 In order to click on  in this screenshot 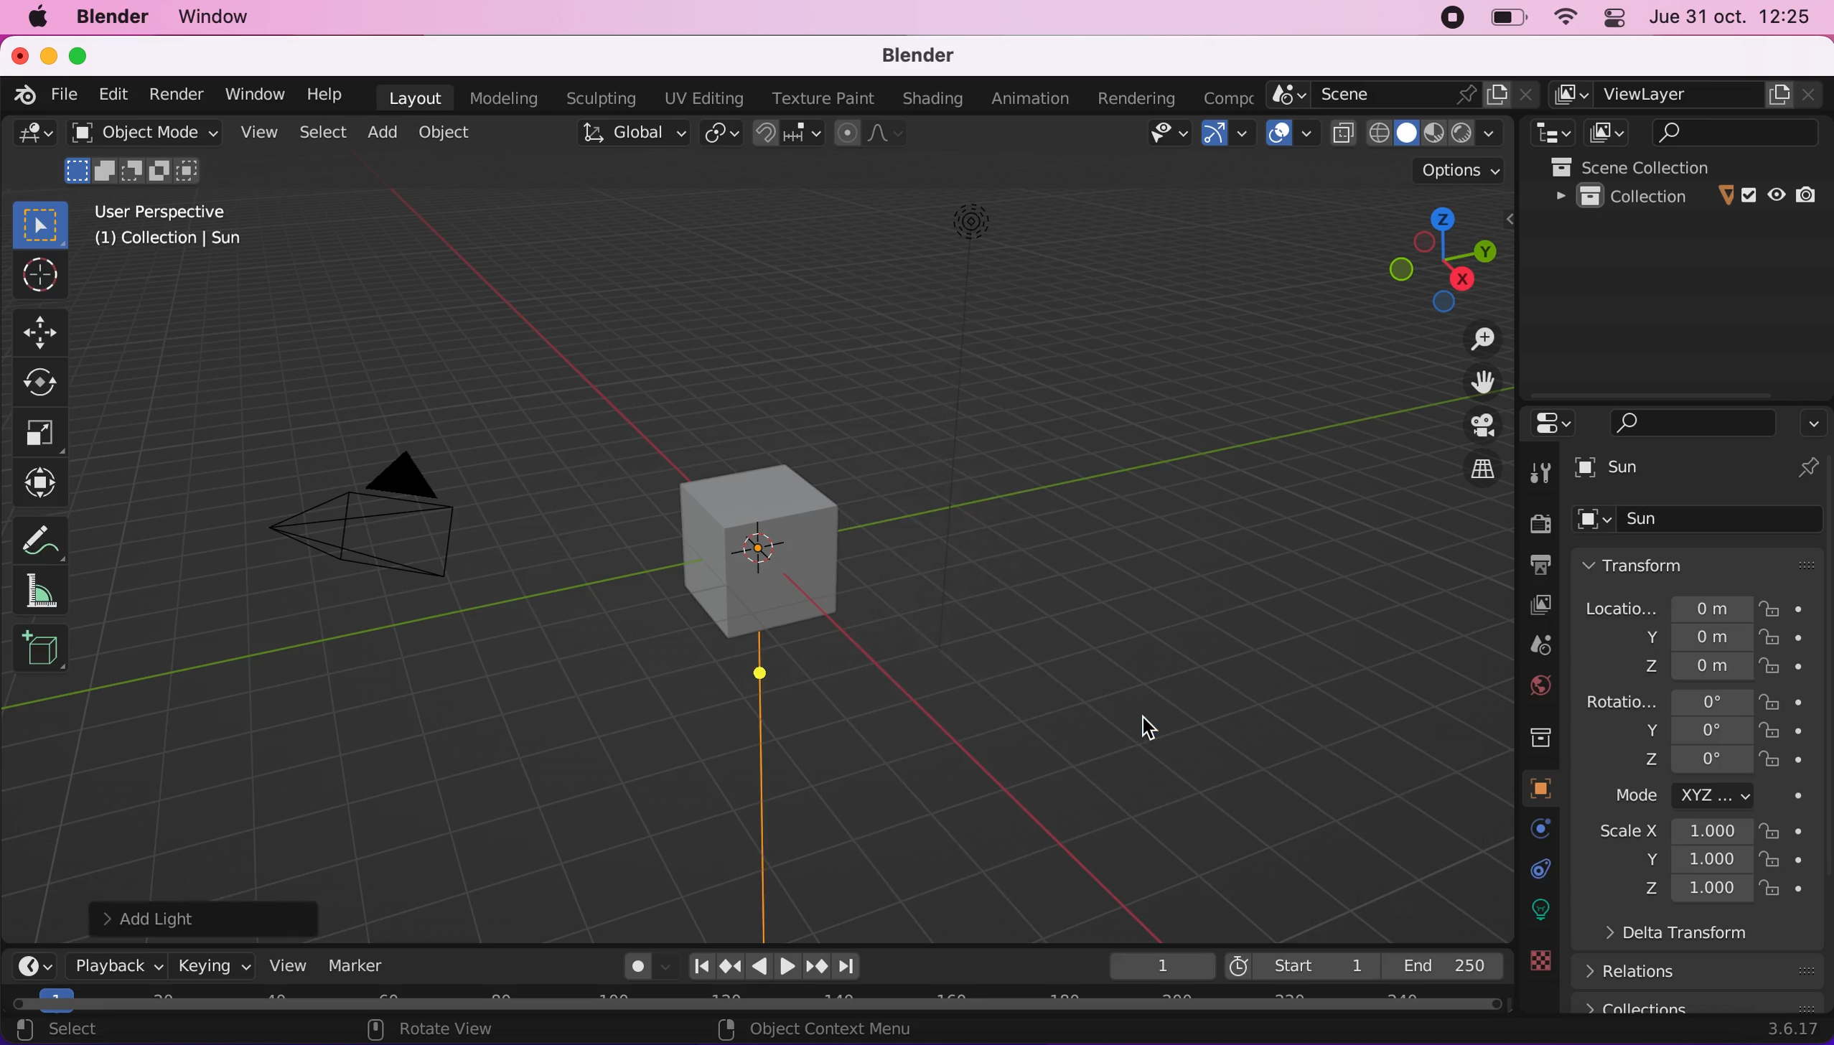, I will do `click(1543, 470)`.